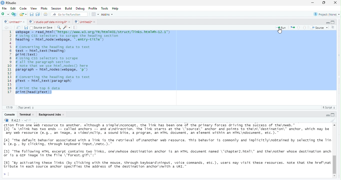 The width and height of the screenshot is (341, 180). Describe the element at coordinates (23, 9) in the screenshot. I see `code` at that location.